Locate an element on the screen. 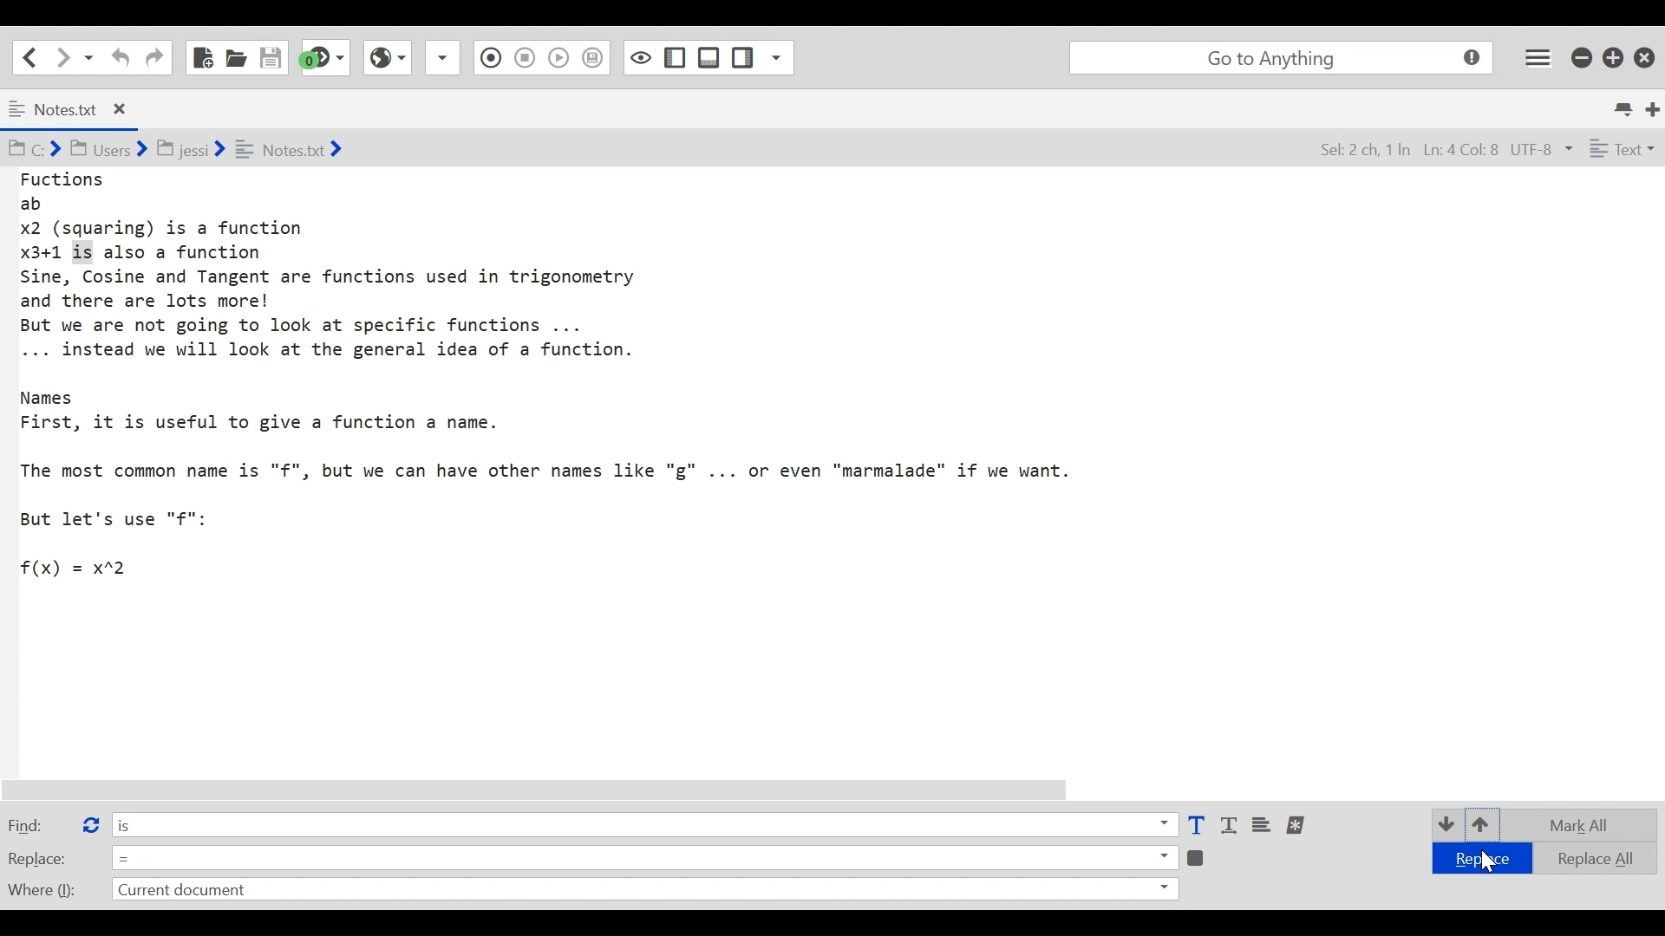  Ln: 17 Col: 11 UTF-8 is located at coordinates (1494, 151).